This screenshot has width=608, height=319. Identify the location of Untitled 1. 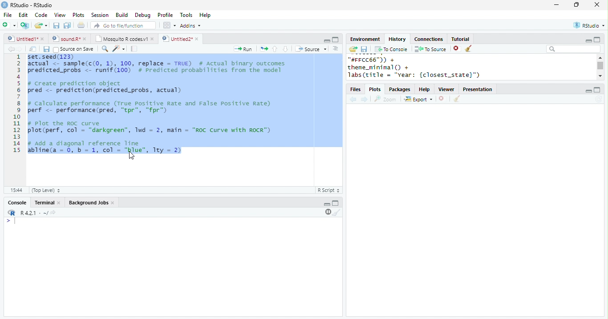
(21, 38).